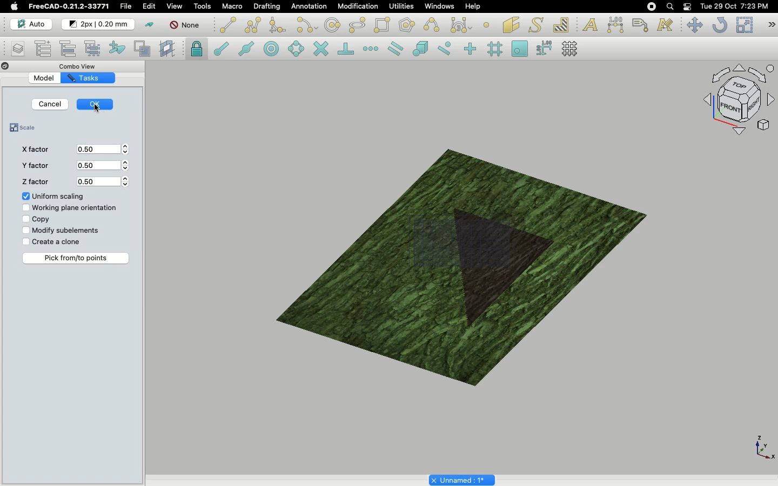  What do you see at coordinates (371, 49) in the screenshot?
I see `Snap extension` at bounding box center [371, 49].